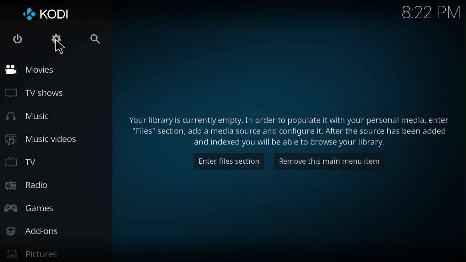  Describe the element at coordinates (45, 71) in the screenshot. I see `movies` at that location.